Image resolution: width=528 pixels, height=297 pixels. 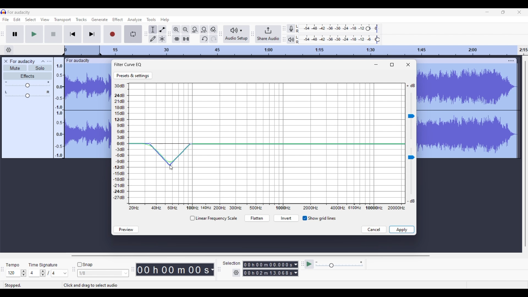 What do you see at coordinates (376, 65) in the screenshot?
I see `Minimize` at bounding box center [376, 65].